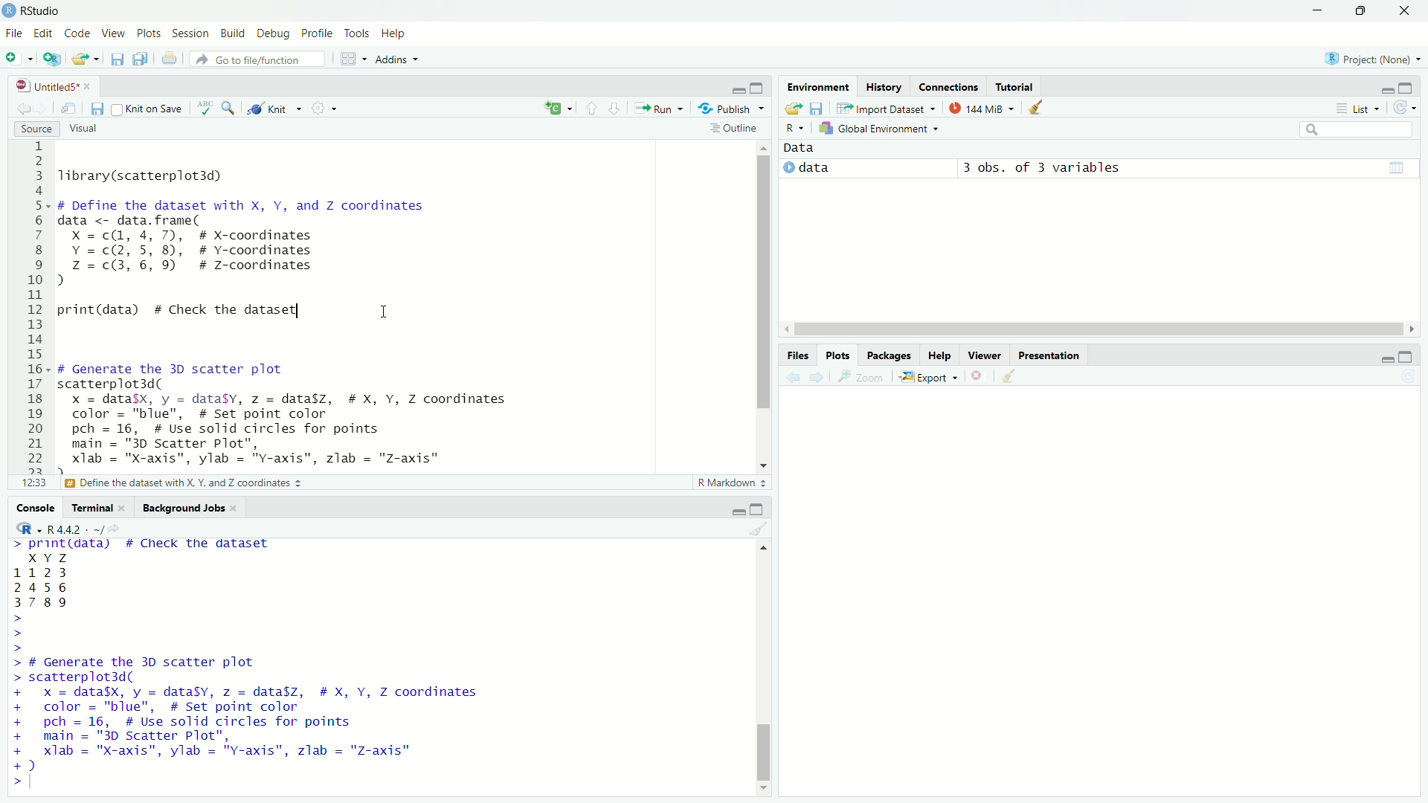 Image resolution: width=1428 pixels, height=803 pixels. I want to click on edit, so click(42, 34).